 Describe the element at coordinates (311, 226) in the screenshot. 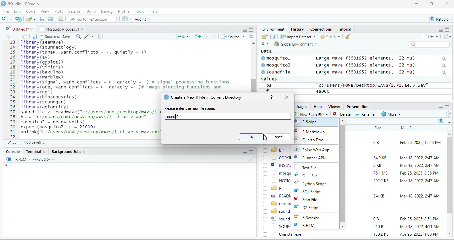

I see `RHTML` at that location.